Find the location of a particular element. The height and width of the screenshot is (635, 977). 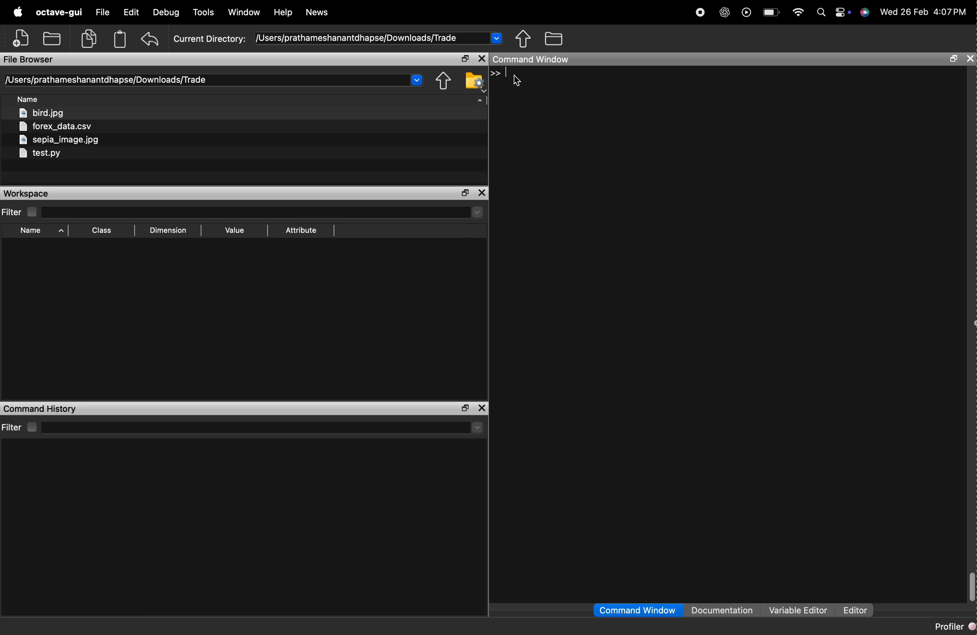

Edit is located at coordinates (130, 12).